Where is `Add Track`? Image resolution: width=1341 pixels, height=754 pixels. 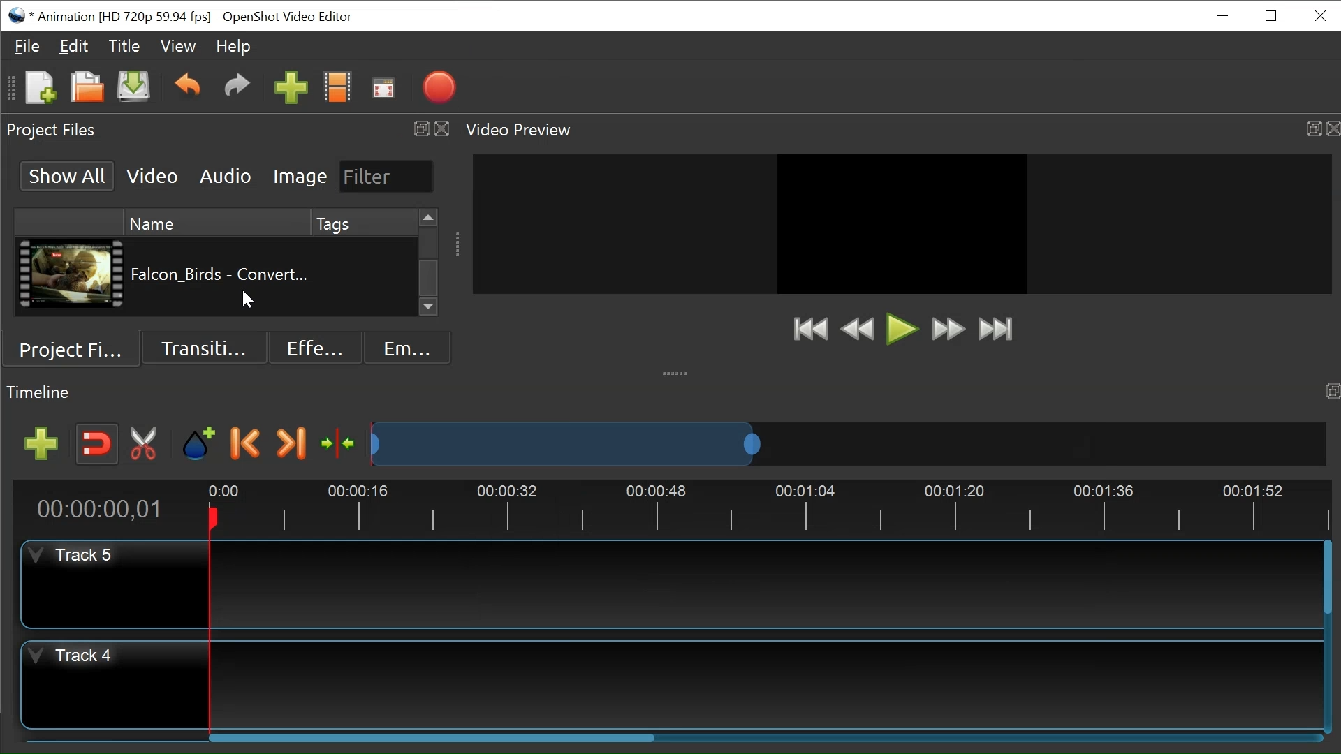 Add Track is located at coordinates (41, 444).